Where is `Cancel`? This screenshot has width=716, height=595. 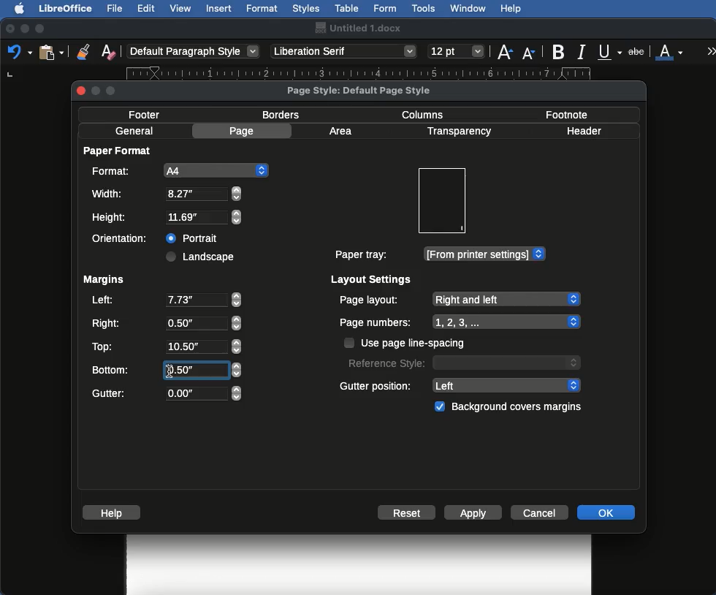 Cancel is located at coordinates (541, 512).